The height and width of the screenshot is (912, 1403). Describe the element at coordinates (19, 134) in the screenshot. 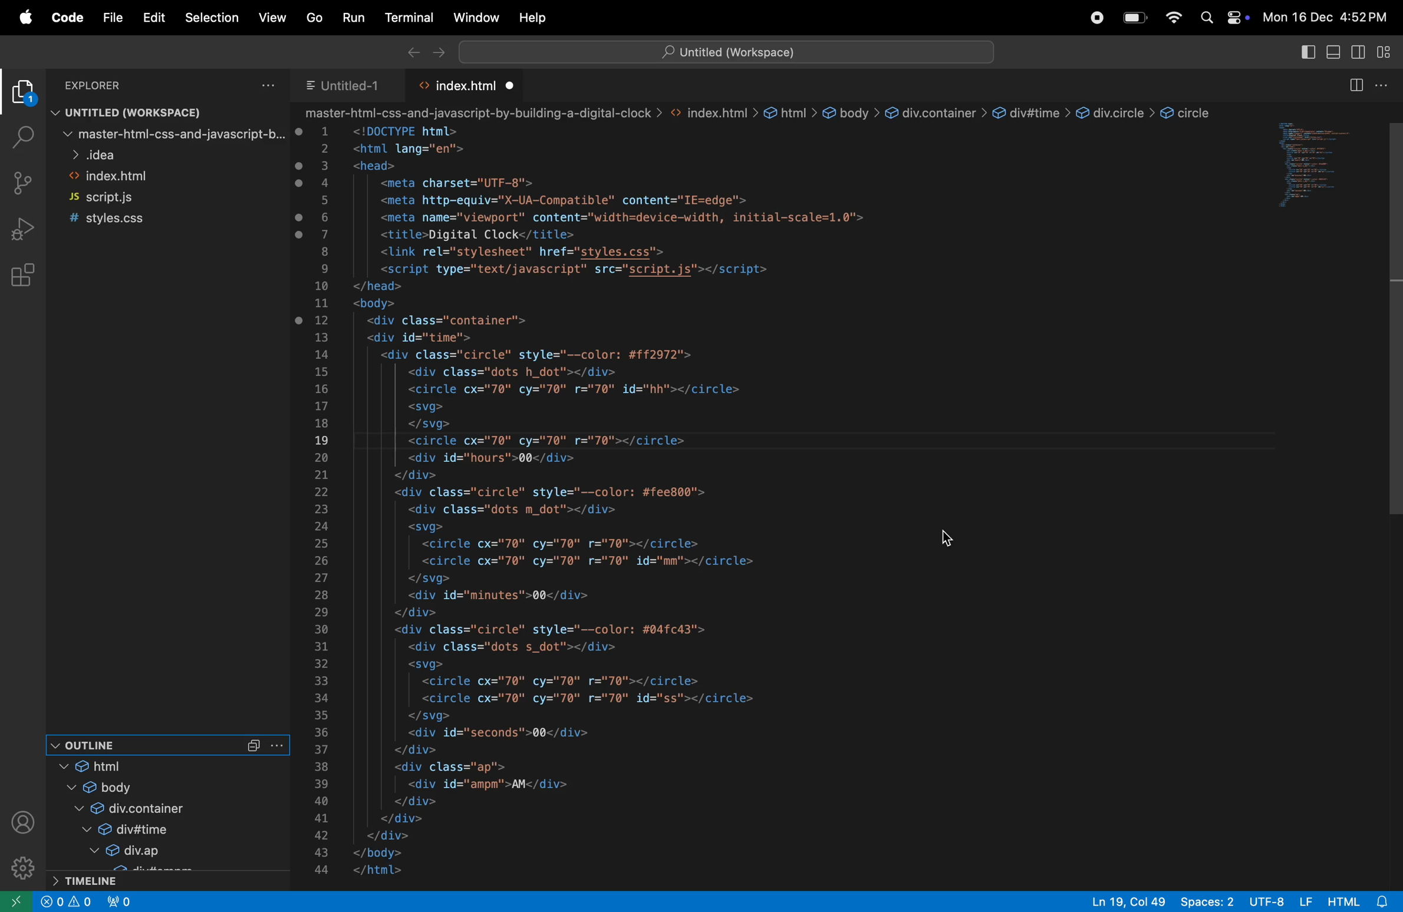

I see `search` at that location.